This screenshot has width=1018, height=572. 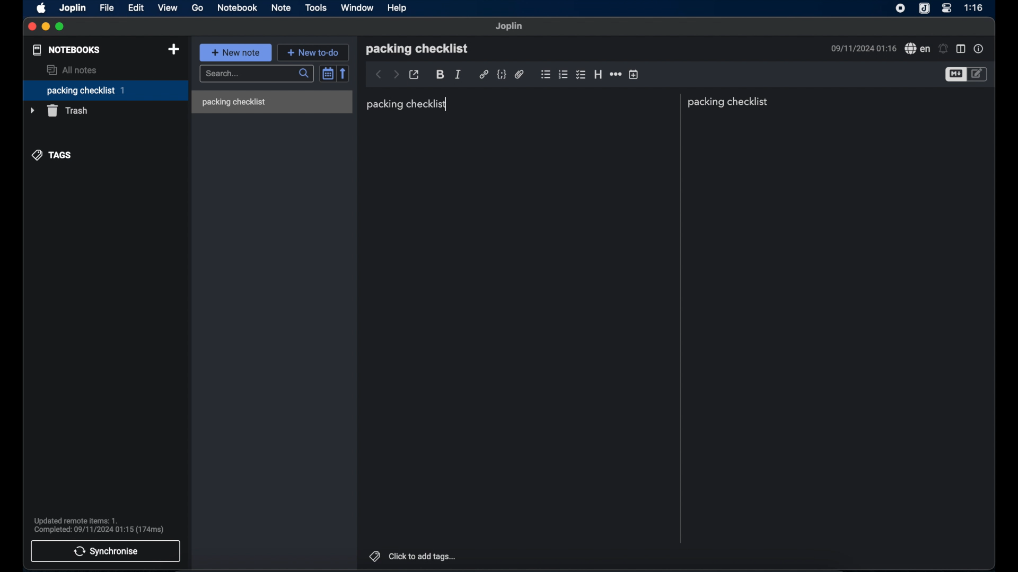 I want to click on notebook, so click(x=237, y=8).